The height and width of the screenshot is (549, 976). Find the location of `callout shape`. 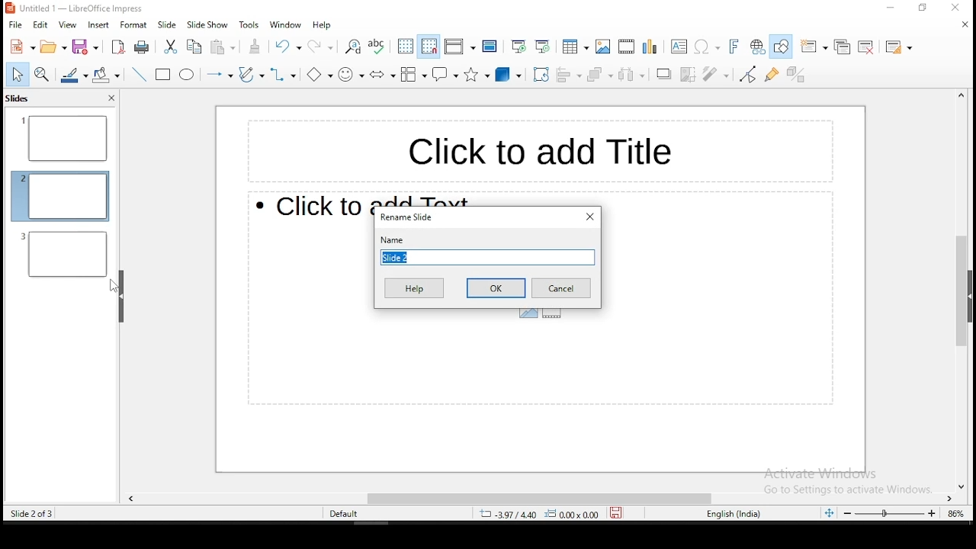

callout shape is located at coordinates (445, 74).